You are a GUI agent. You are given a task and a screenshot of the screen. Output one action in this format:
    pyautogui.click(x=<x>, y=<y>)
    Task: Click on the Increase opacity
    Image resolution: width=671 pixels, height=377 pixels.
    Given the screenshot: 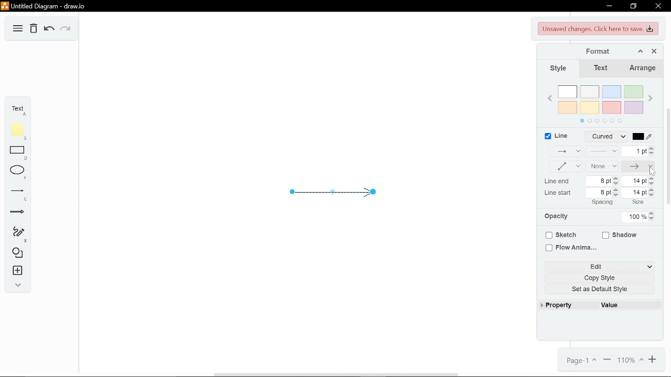 What is the action you would take?
    pyautogui.click(x=652, y=213)
    